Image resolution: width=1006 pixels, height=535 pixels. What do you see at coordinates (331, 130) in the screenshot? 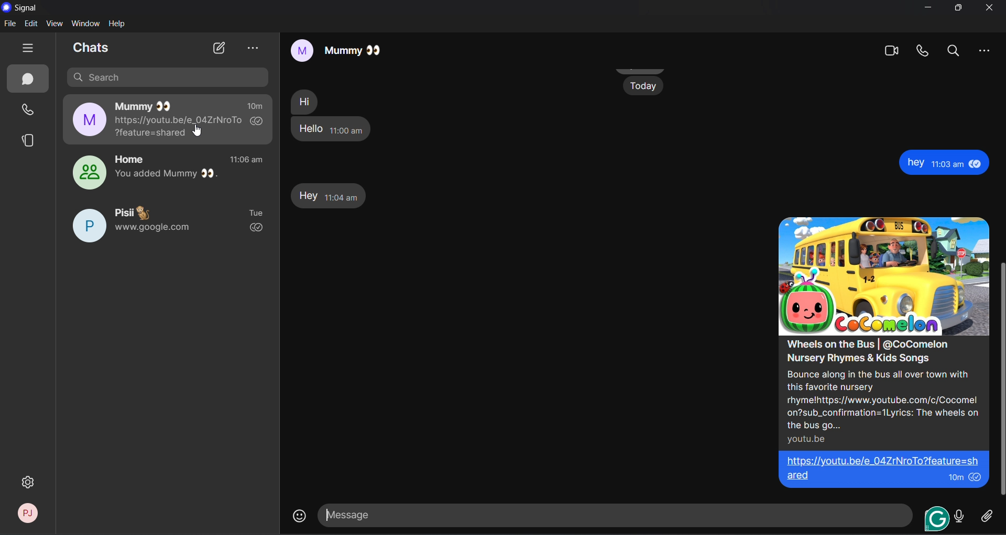
I see `hello` at bounding box center [331, 130].